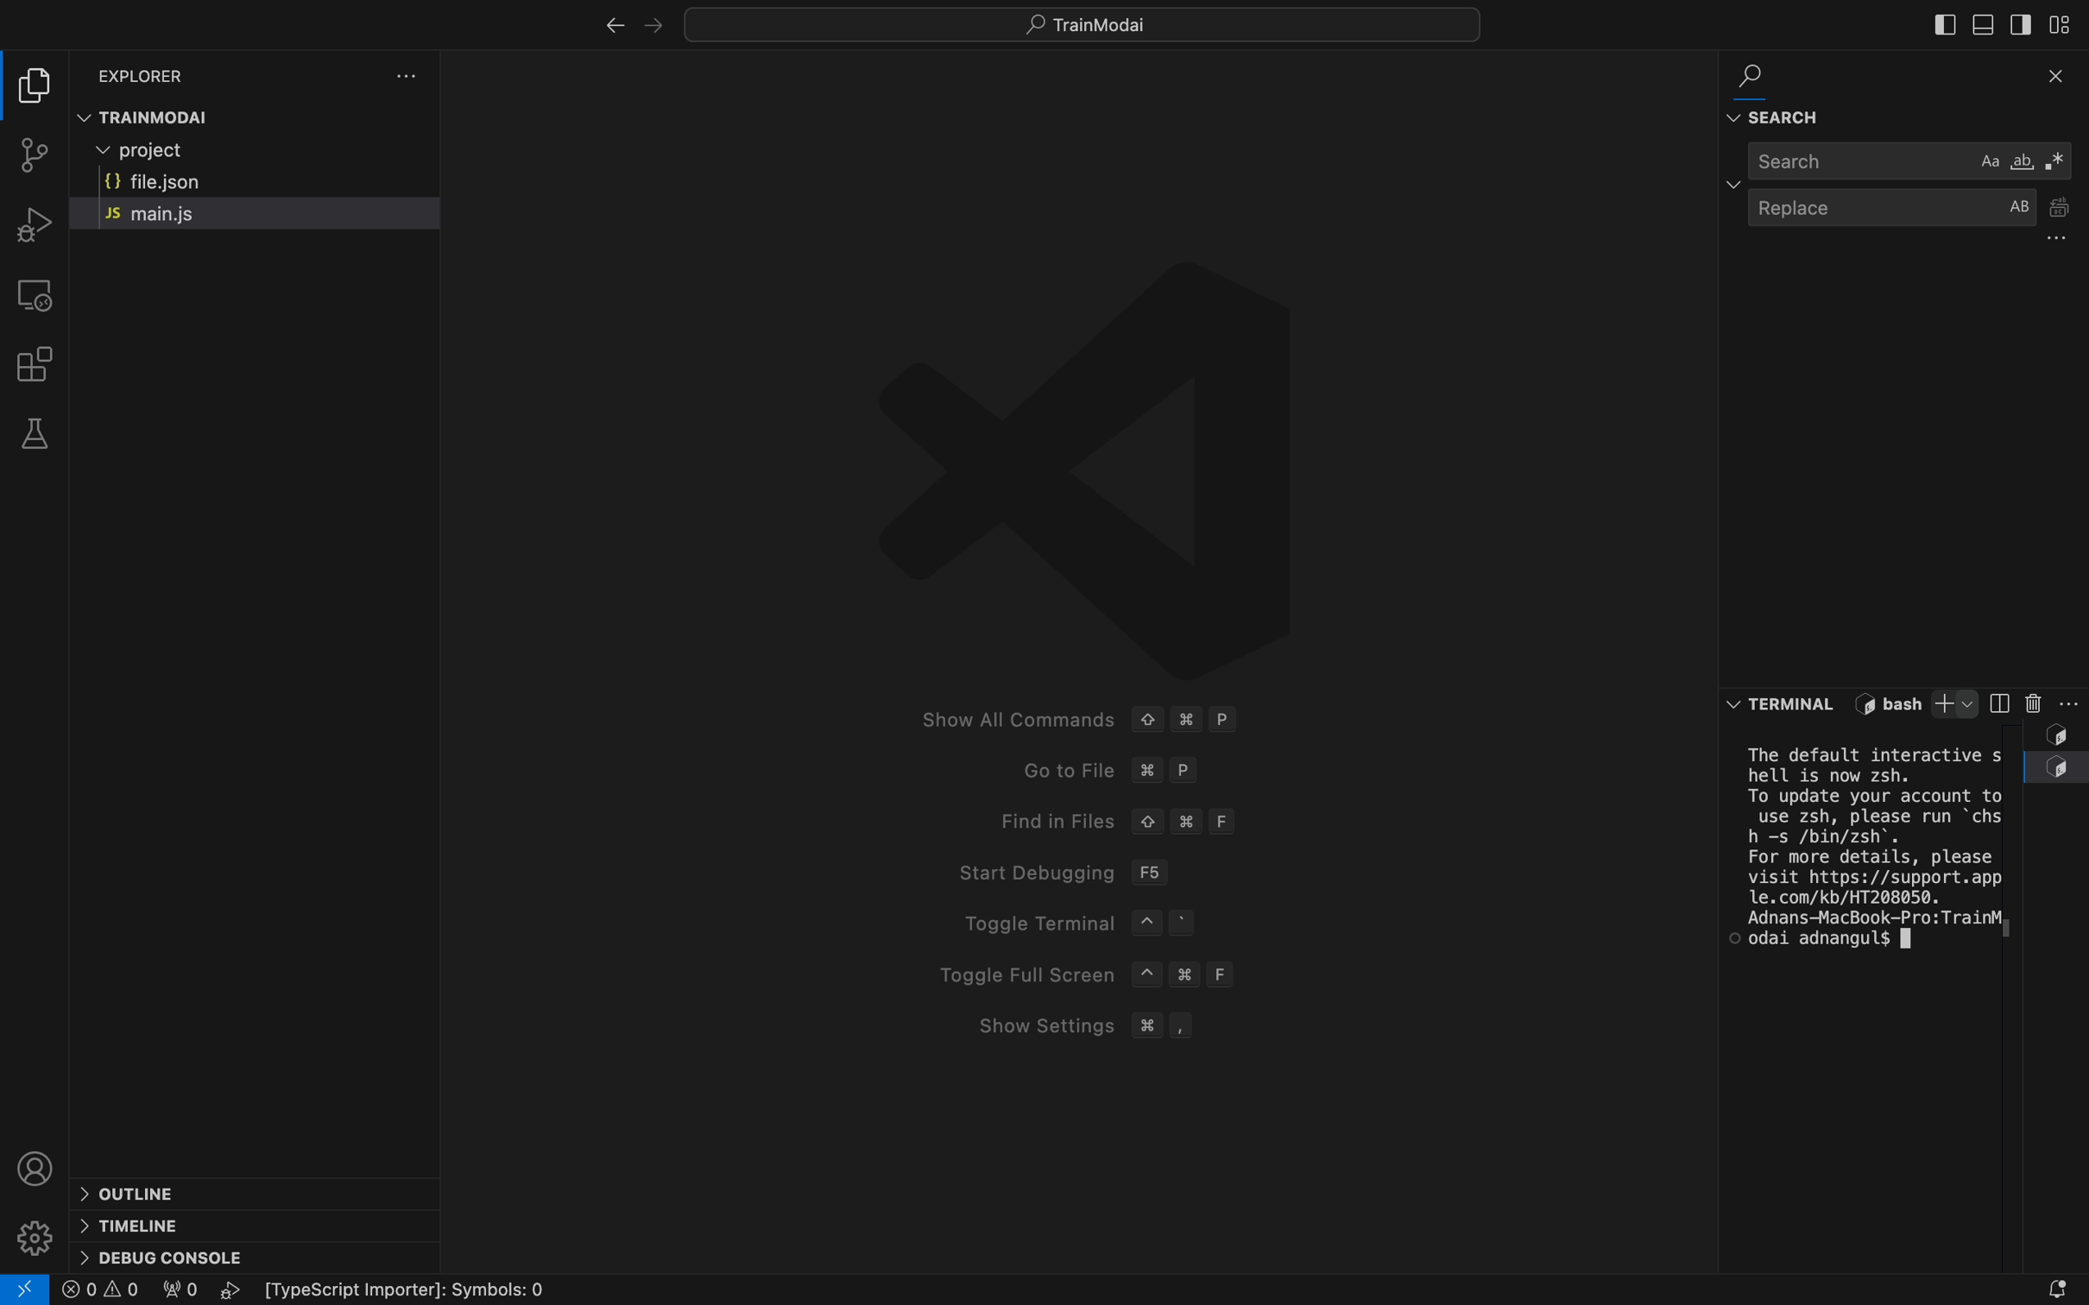 Image resolution: width=2089 pixels, height=1305 pixels. Describe the element at coordinates (1781, 95) in the screenshot. I see `find and replace` at that location.